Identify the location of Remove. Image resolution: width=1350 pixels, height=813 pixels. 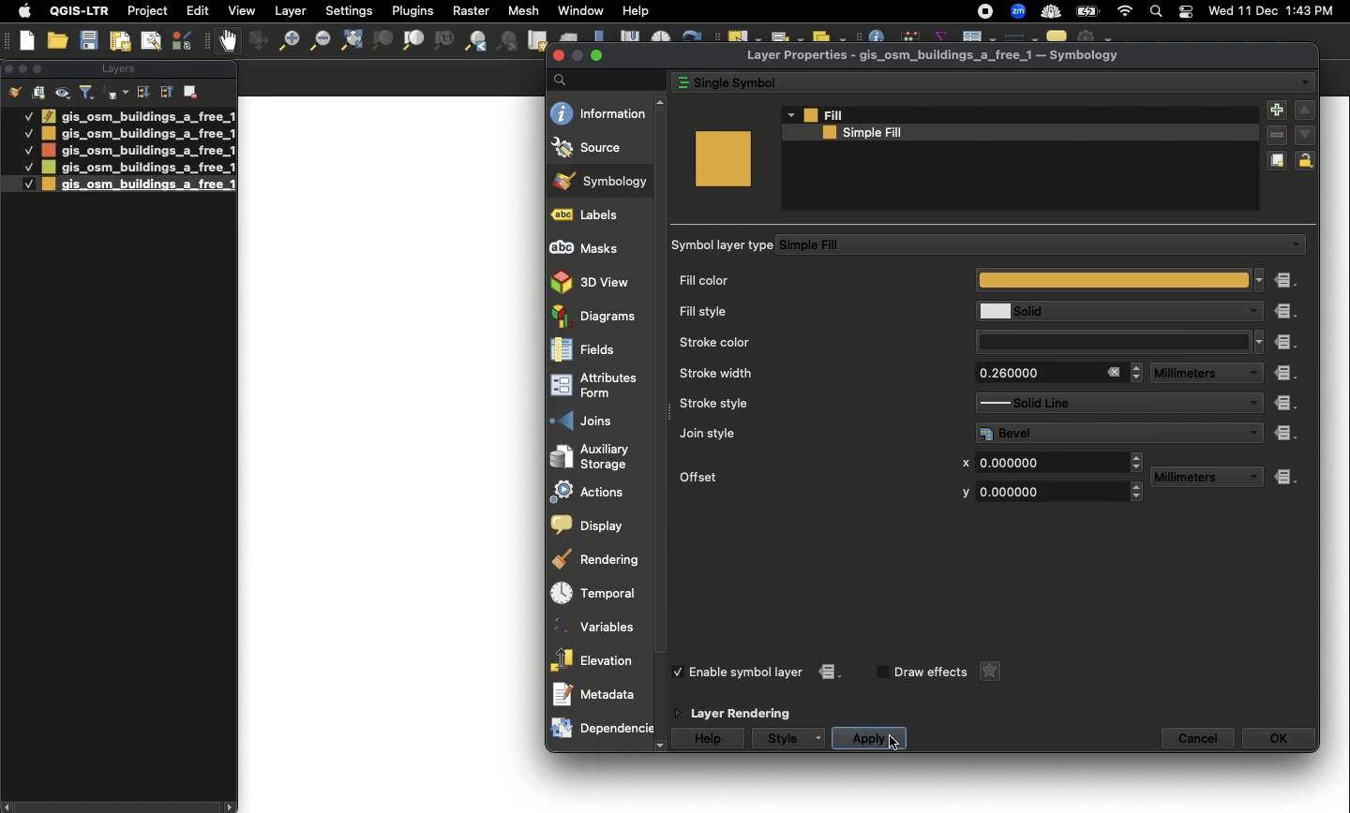
(1277, 137).